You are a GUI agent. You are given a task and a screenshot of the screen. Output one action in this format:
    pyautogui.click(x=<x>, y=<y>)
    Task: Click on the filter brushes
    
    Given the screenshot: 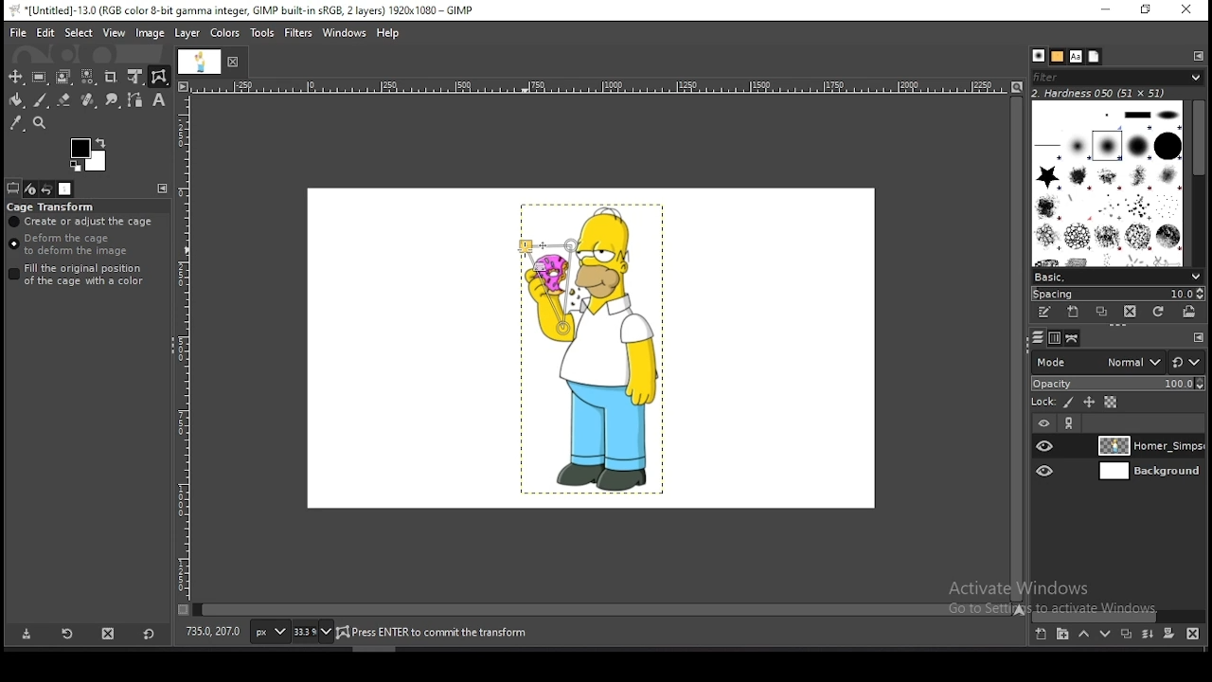 What is the action you would take?
    pyautogui.click(x=1118, y=79)
    